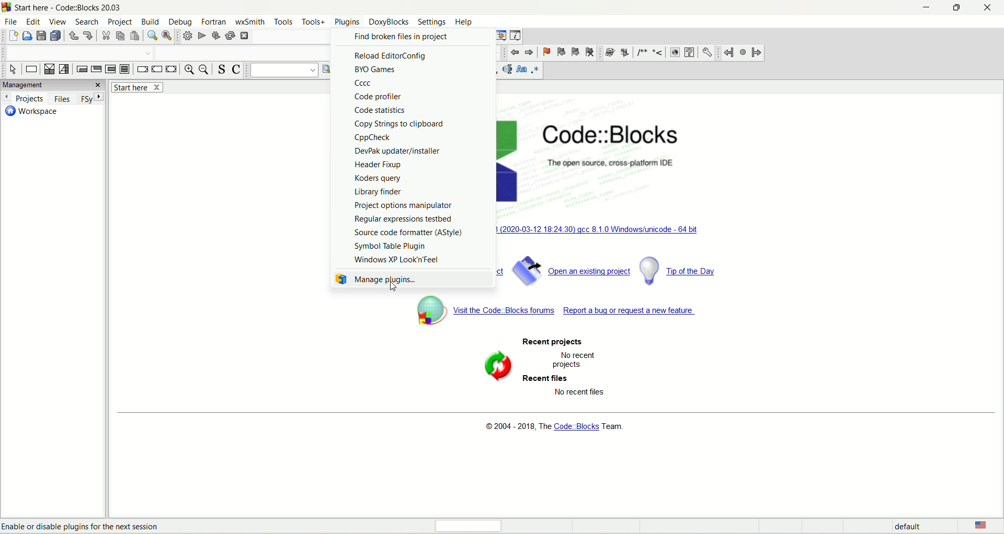 Image resolution: width=1004 pixels, height=534 pixels. I want to click on library finder, so click(378, 191).